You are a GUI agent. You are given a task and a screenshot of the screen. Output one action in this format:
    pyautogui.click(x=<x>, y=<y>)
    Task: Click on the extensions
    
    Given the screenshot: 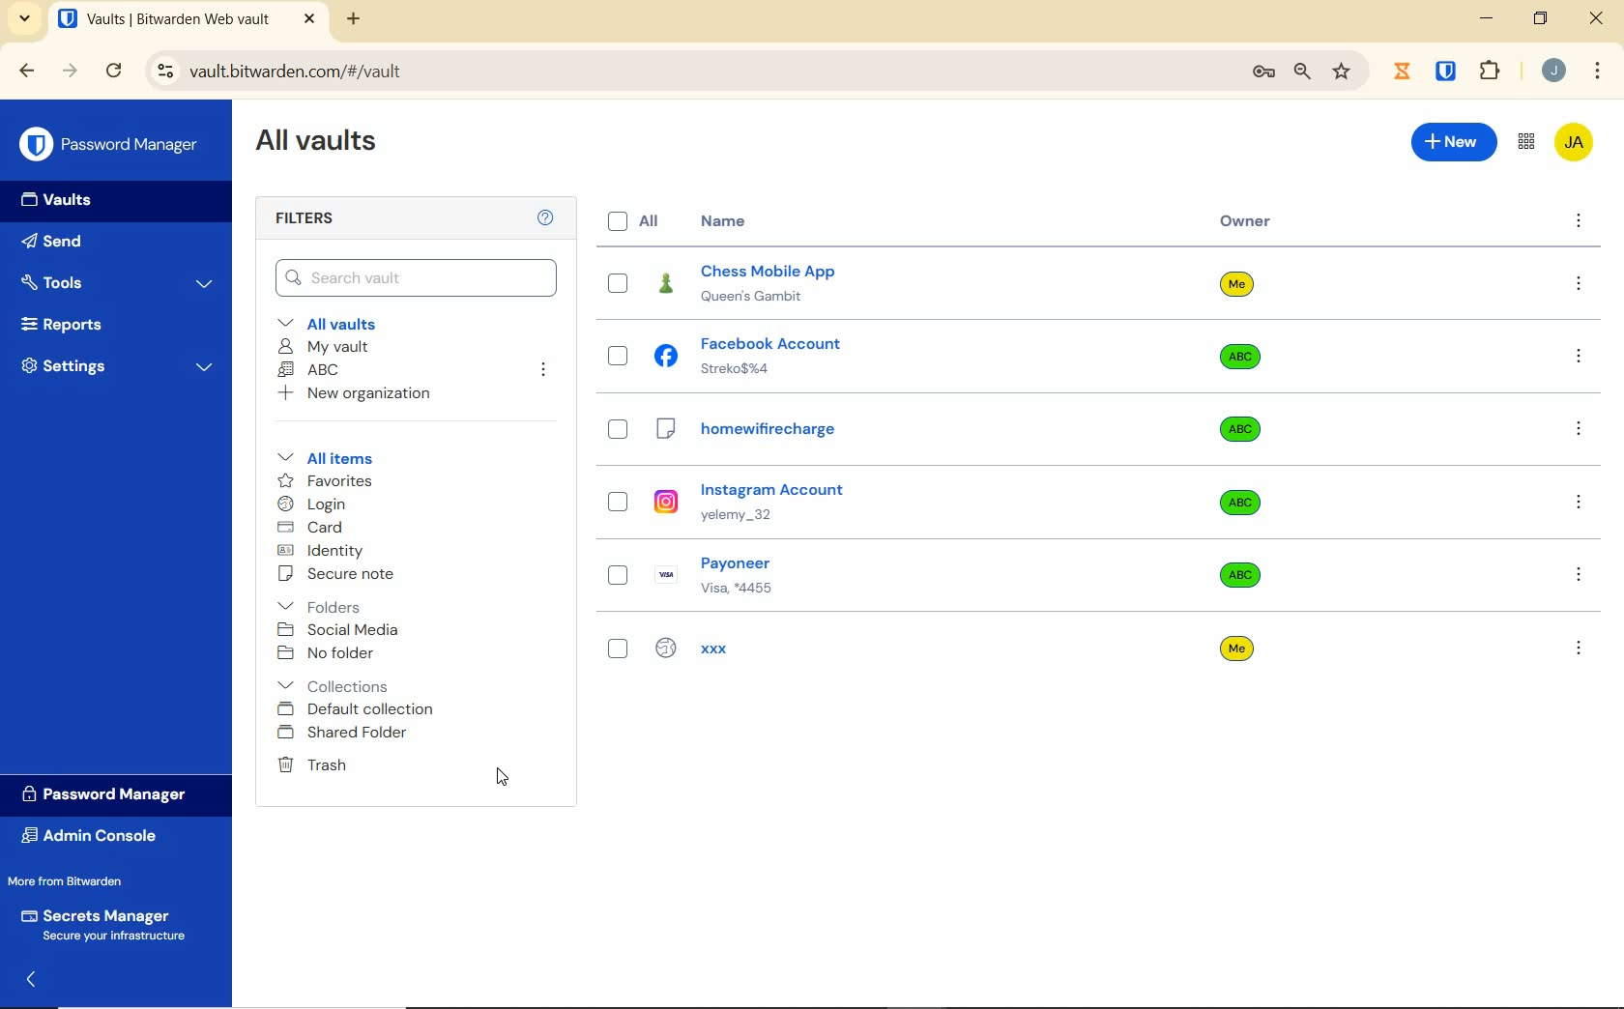 What is the action you would take?
    pyautogui.click(x=1492, y=71)
    